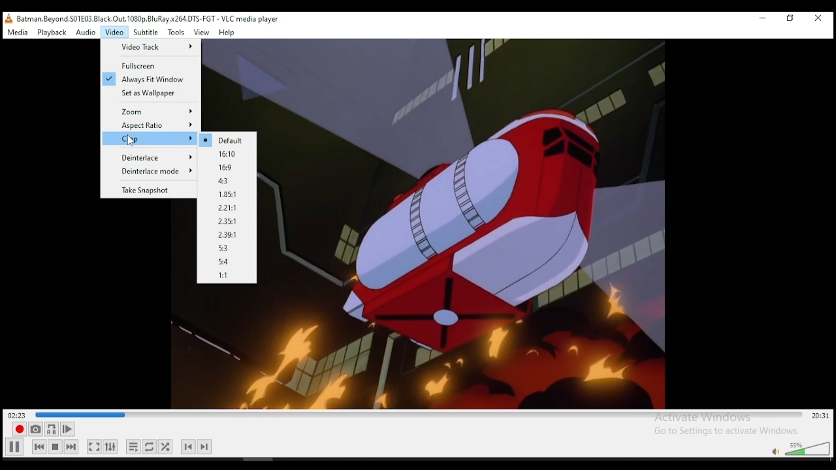 Image resolution: width=836 pixels, height=470 pixels. Describe the element at coordinates (773, 450) in the screenshot. I see `mute/unmute` at that location.